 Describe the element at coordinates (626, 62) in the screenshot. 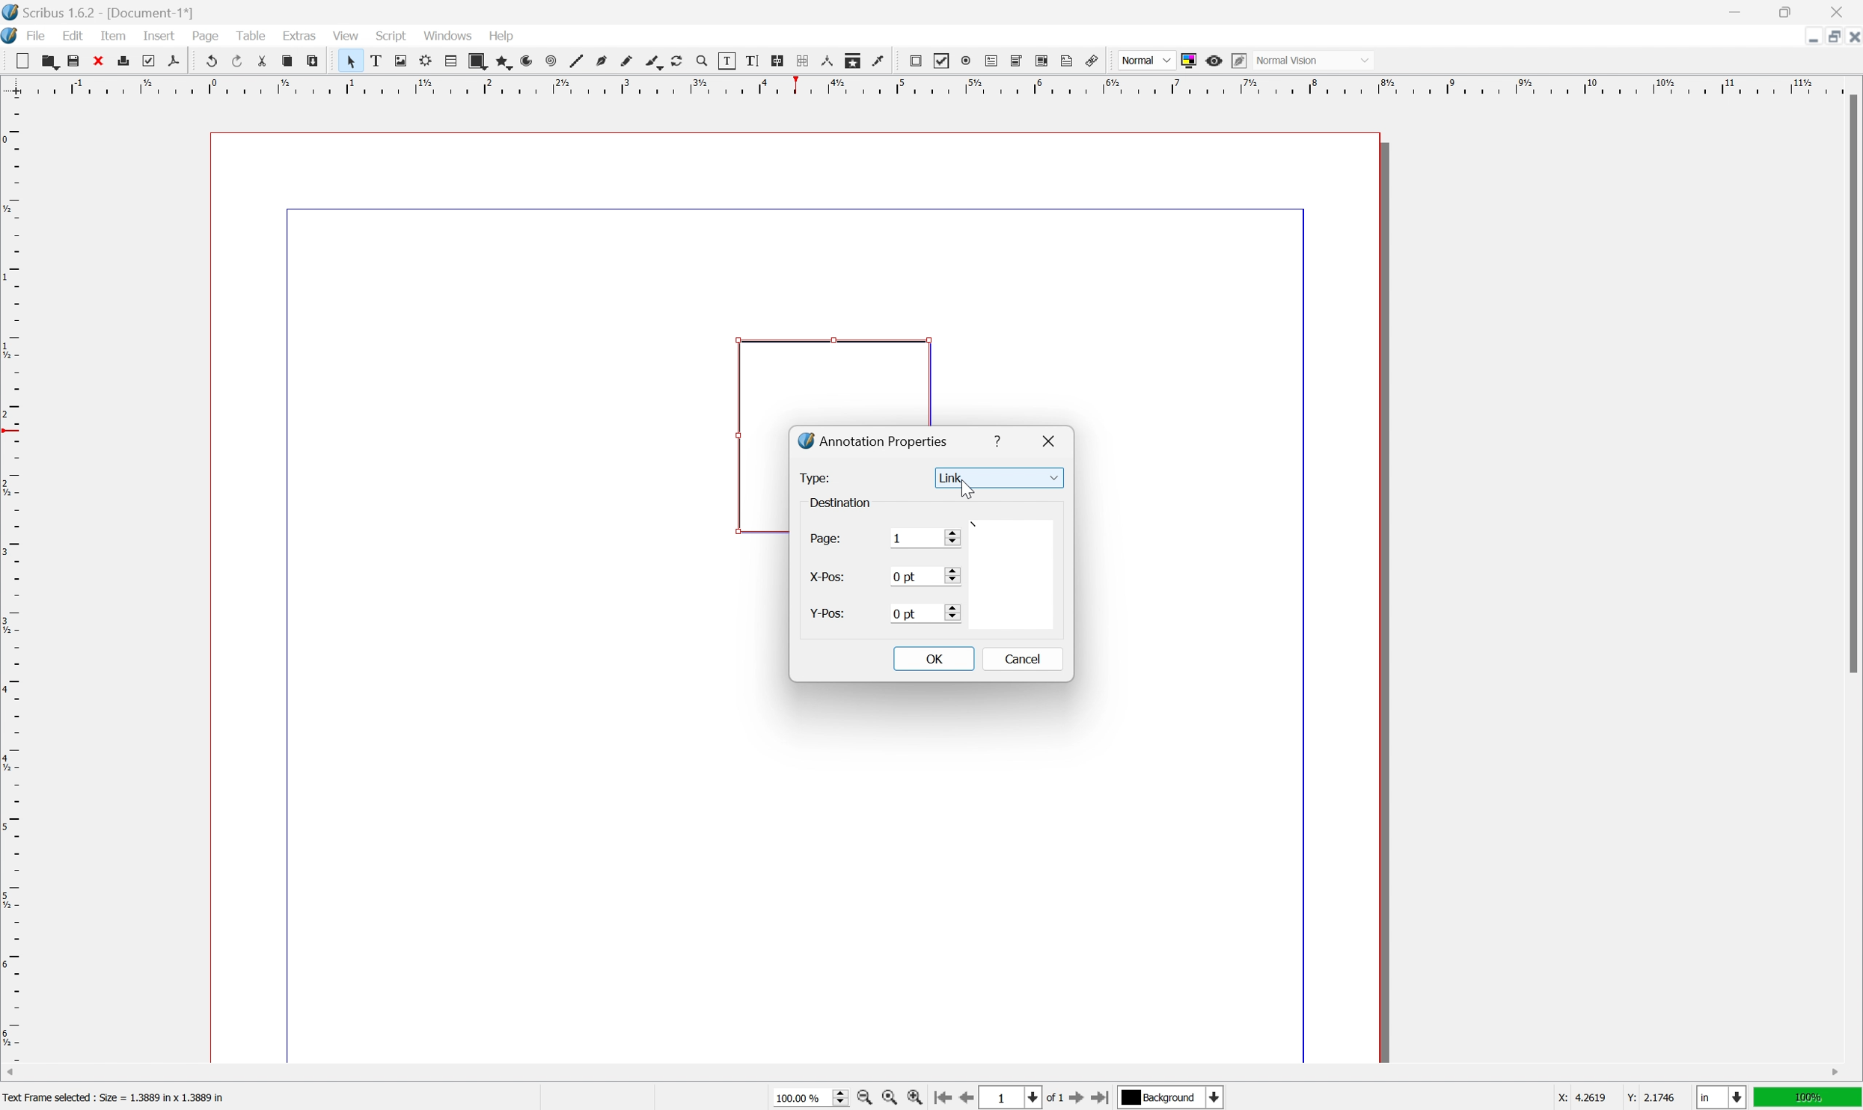

I see `freehand line` at that location.